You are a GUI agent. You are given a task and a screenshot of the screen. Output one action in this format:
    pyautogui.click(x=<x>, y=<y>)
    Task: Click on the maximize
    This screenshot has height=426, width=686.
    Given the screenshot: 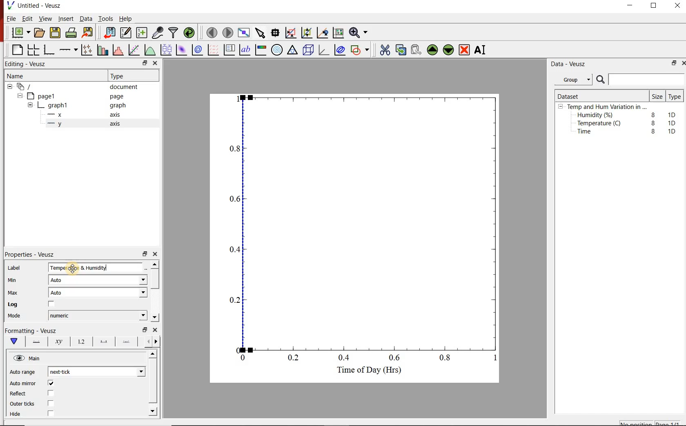 What is the action you would take?
    pyautogui.click(x=658, y=6)
    